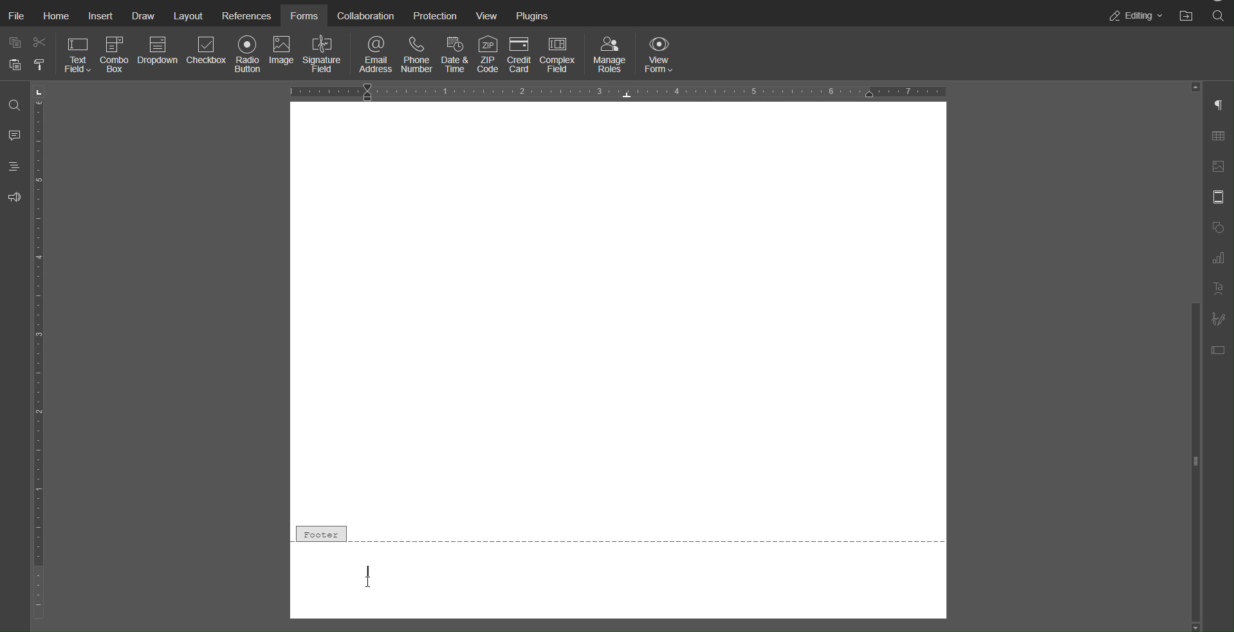 The height and width of the screenshot is (632, 1234). What do you see at coordinates (521, 54) in the screenshot?
I see `Credit Card` at bounding box center [521, 54].